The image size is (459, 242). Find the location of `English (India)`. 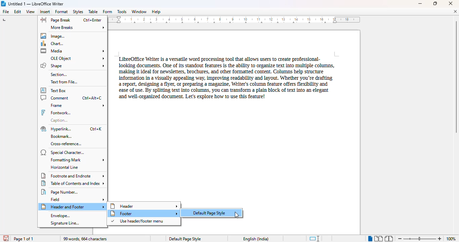

English (India) is located at coordinates (256, 239).